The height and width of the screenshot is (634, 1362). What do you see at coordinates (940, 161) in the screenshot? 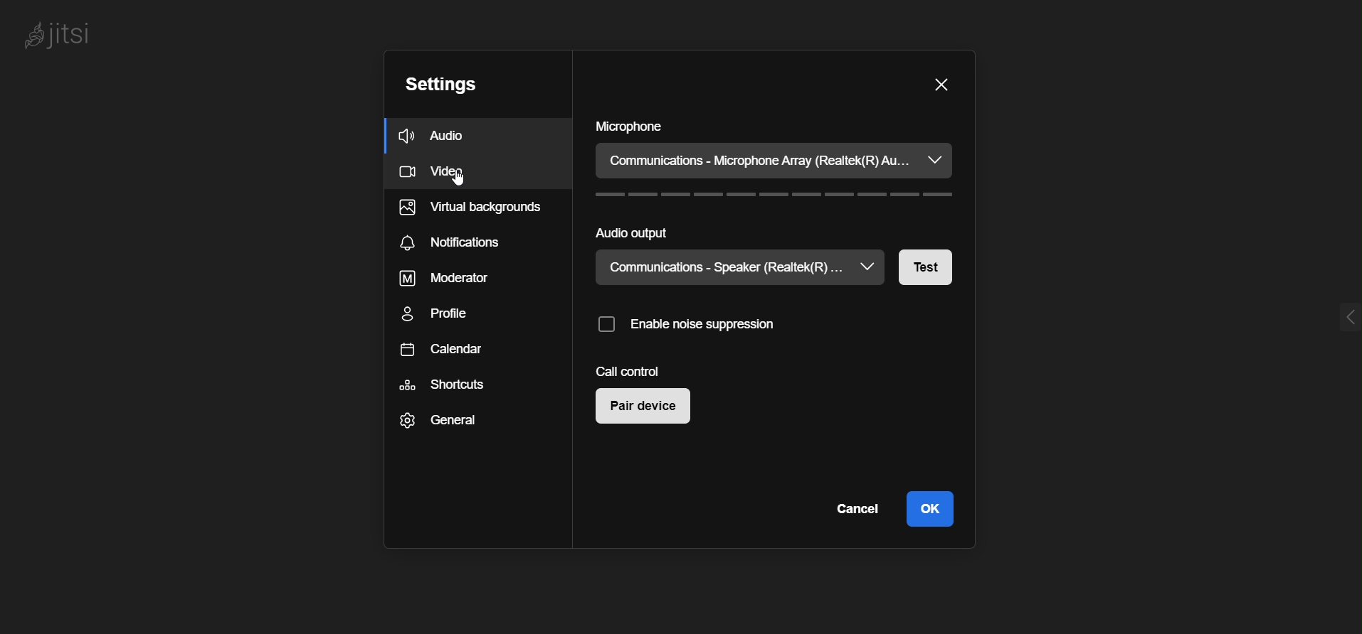
I see `microphone dropdown` at bounding box center [940, 161].